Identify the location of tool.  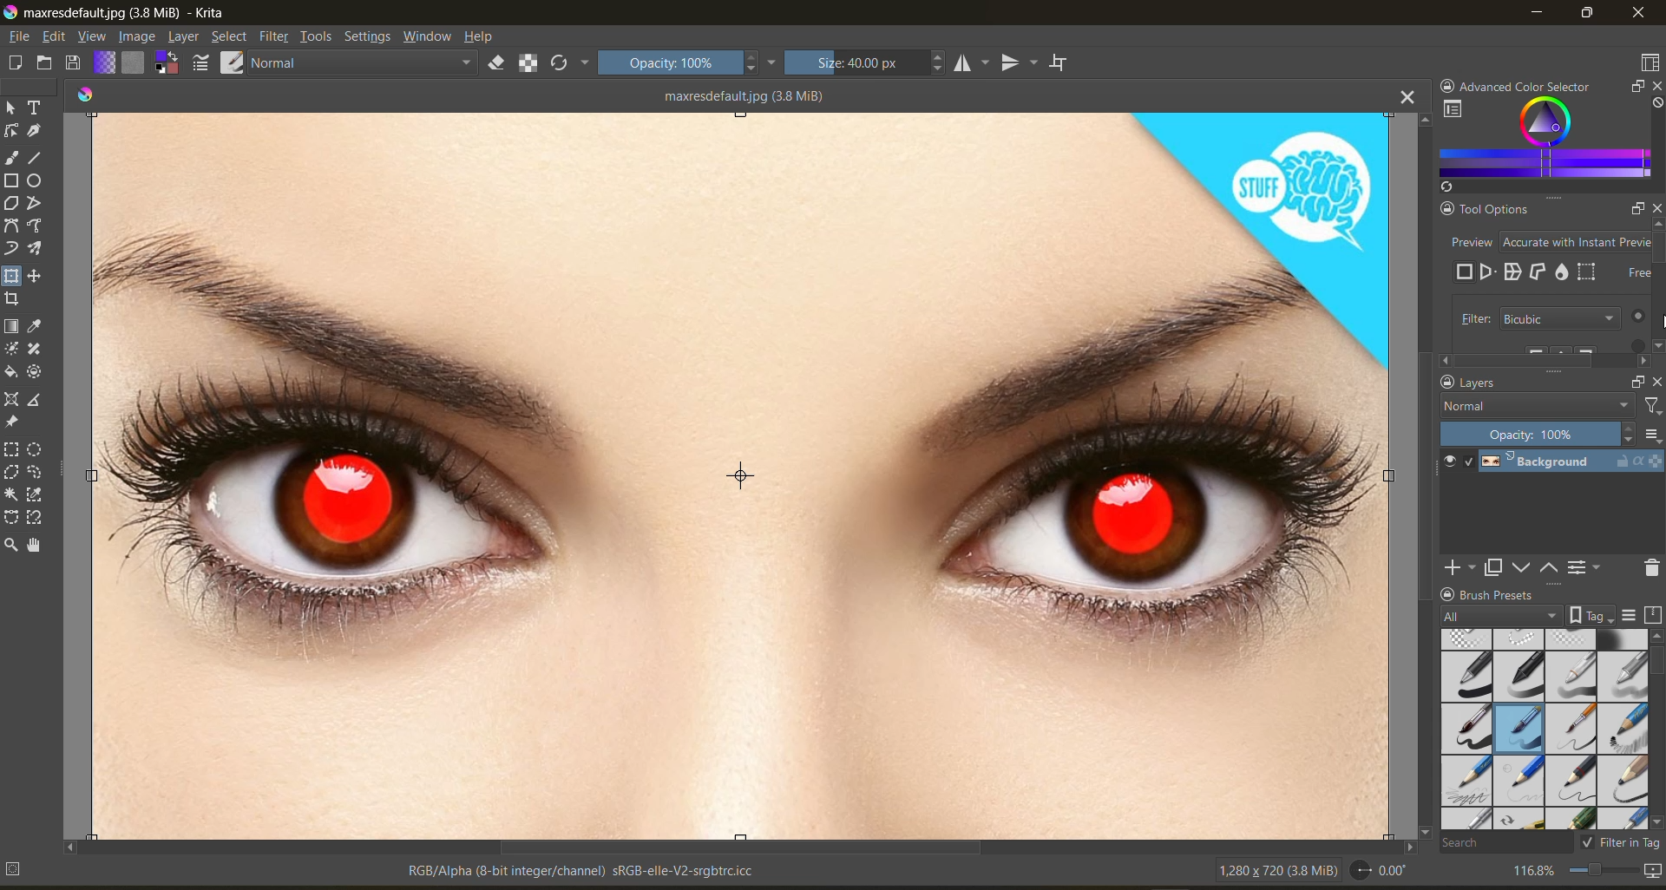
(36, 495).